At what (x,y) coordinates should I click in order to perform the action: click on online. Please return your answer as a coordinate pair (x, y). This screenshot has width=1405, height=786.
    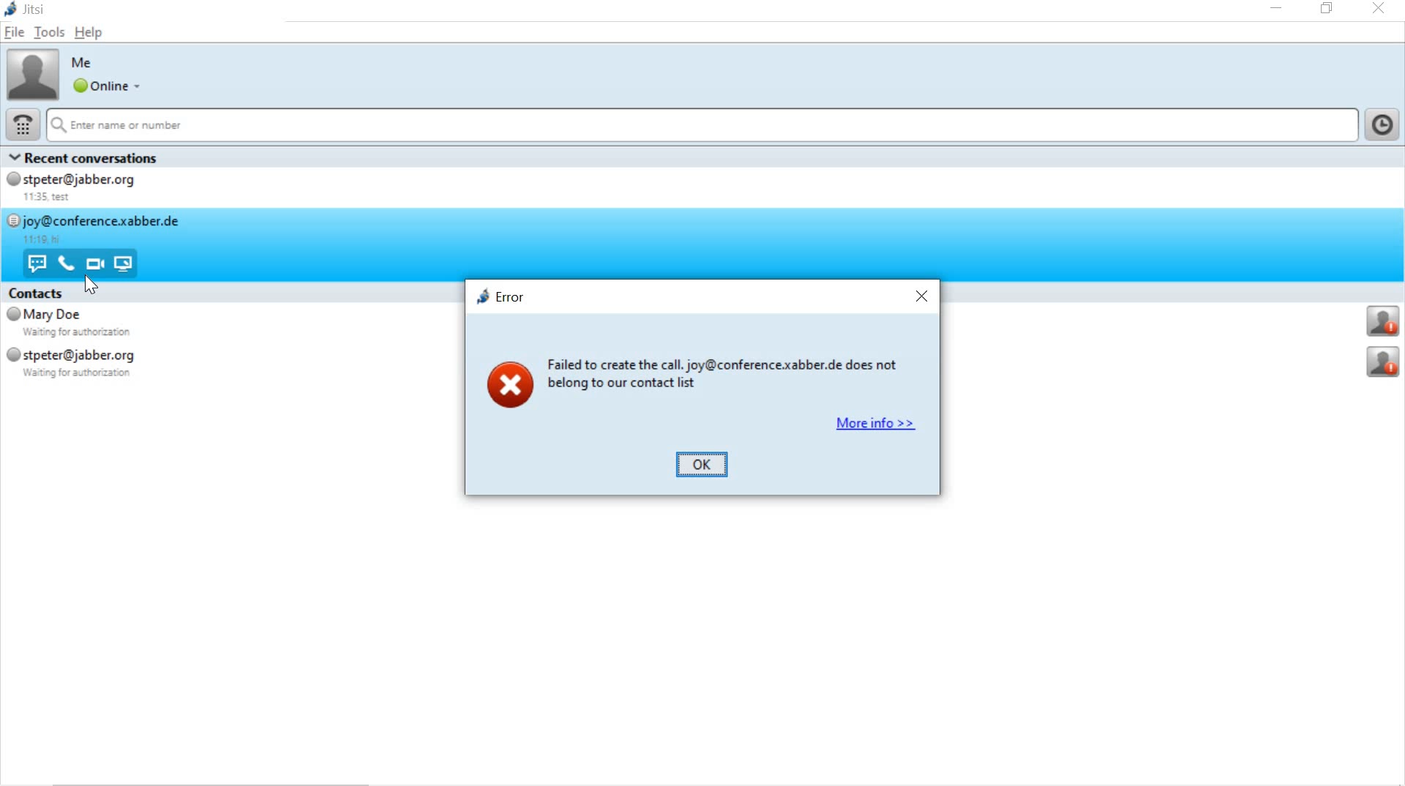
    Looking at the image, I should click on (105, 86).